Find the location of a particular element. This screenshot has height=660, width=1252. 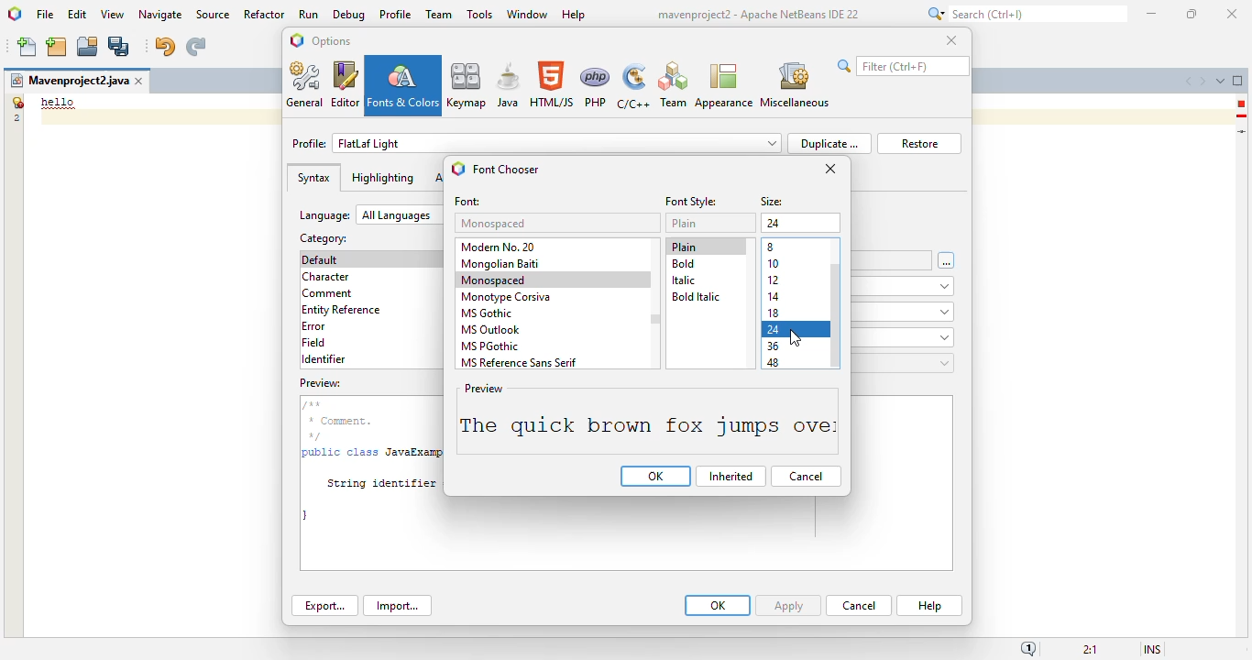

refactor is located at coordinates (265, 14).